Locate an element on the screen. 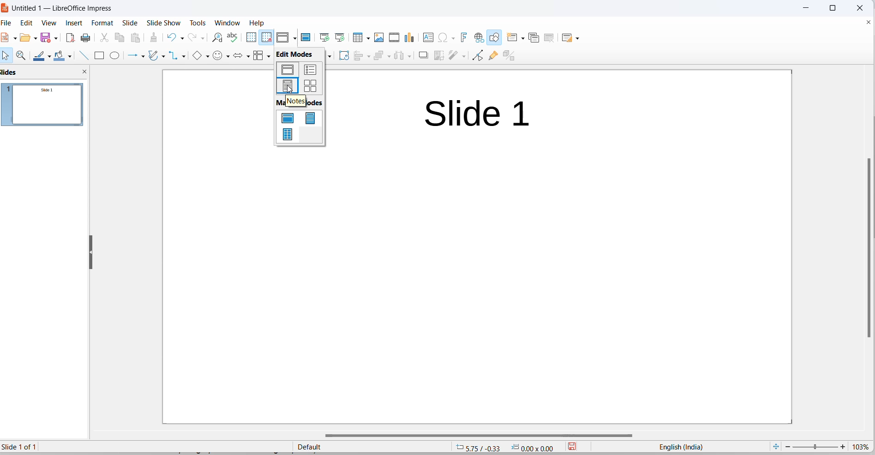 This screenshot has width=875, height=455. flowcharts is located at coordinates (258, 57).